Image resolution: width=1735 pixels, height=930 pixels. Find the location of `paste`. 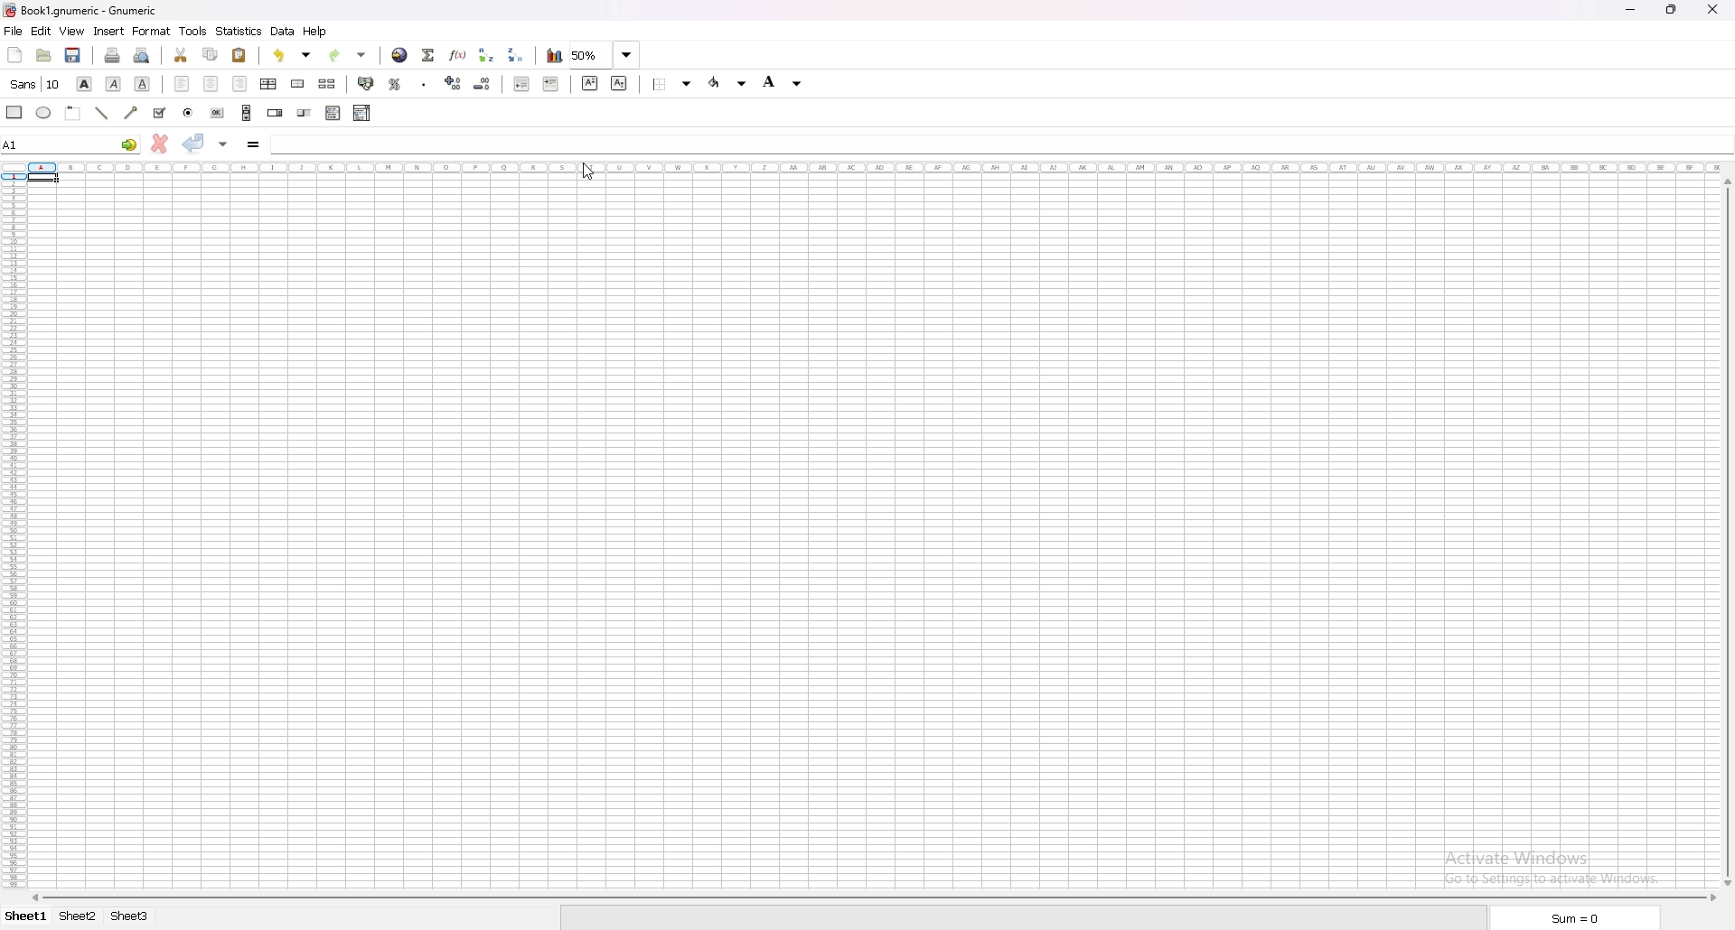

paste is located at coordinates (239, 54).